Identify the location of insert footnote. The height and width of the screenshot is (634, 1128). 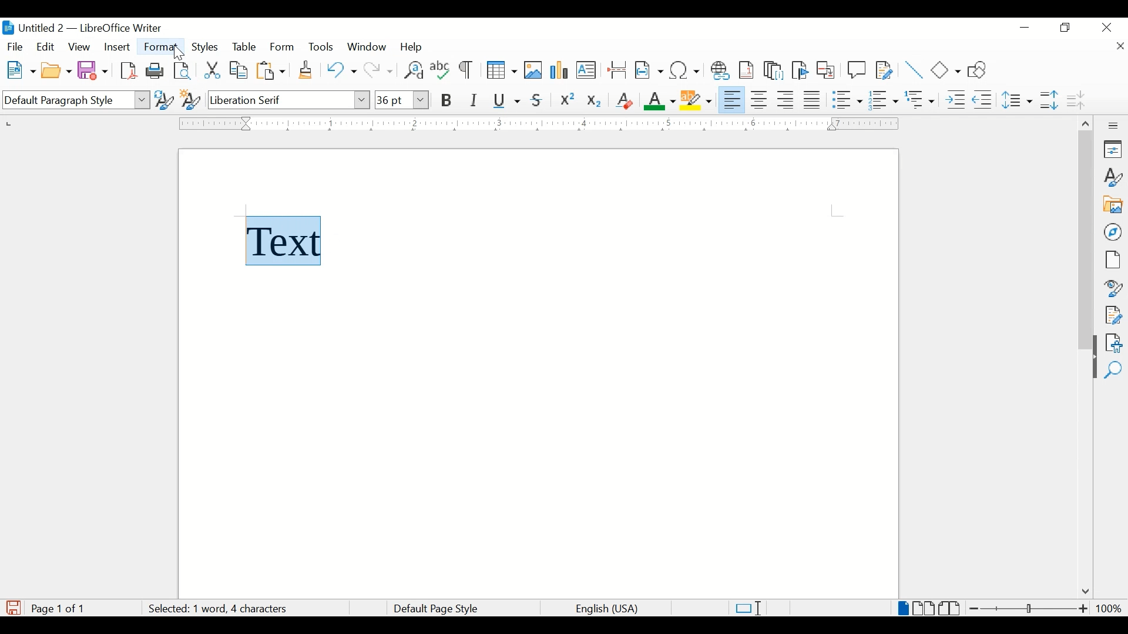
(748, 70).